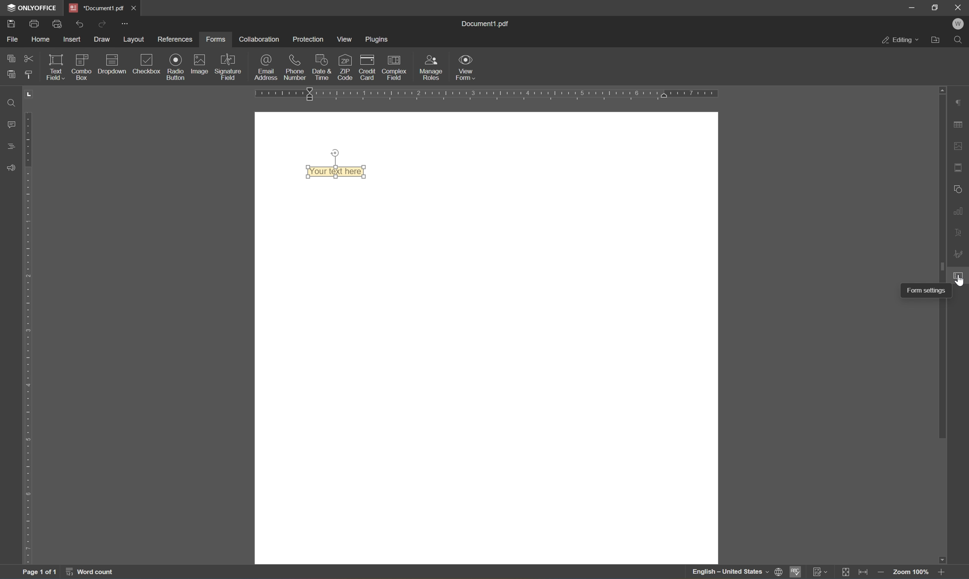 The width and height of the screenshot is (969, 579). What do you see at coordinates (959, 211) in the screenshot?
I see `chart settings` at bounding box center [959, 211].